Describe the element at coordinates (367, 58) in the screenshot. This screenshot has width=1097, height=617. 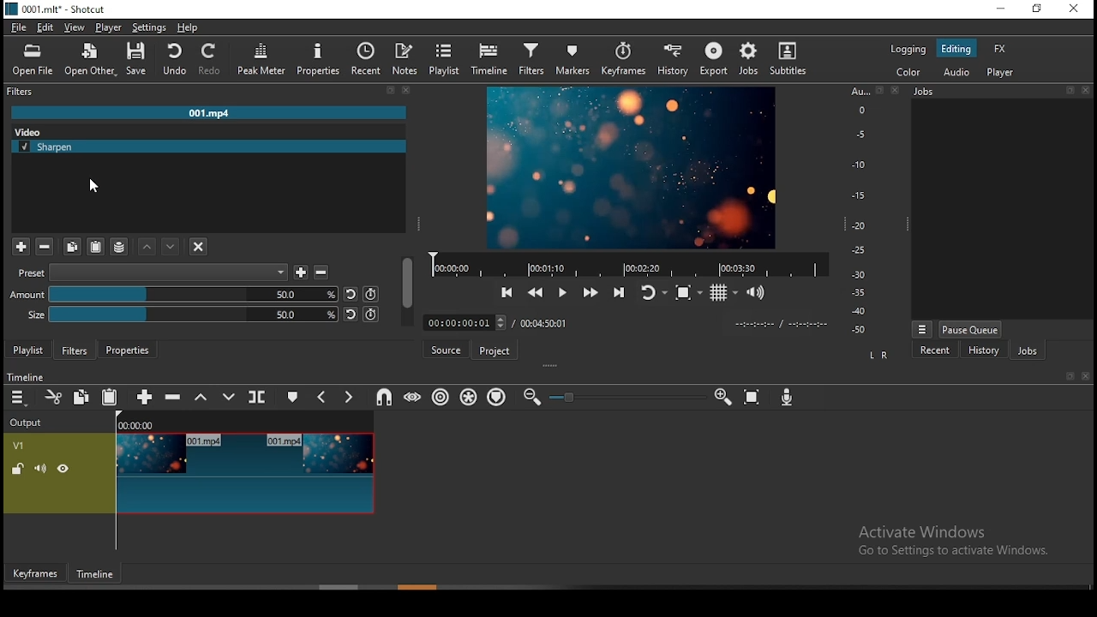
I see `recent` at that location.